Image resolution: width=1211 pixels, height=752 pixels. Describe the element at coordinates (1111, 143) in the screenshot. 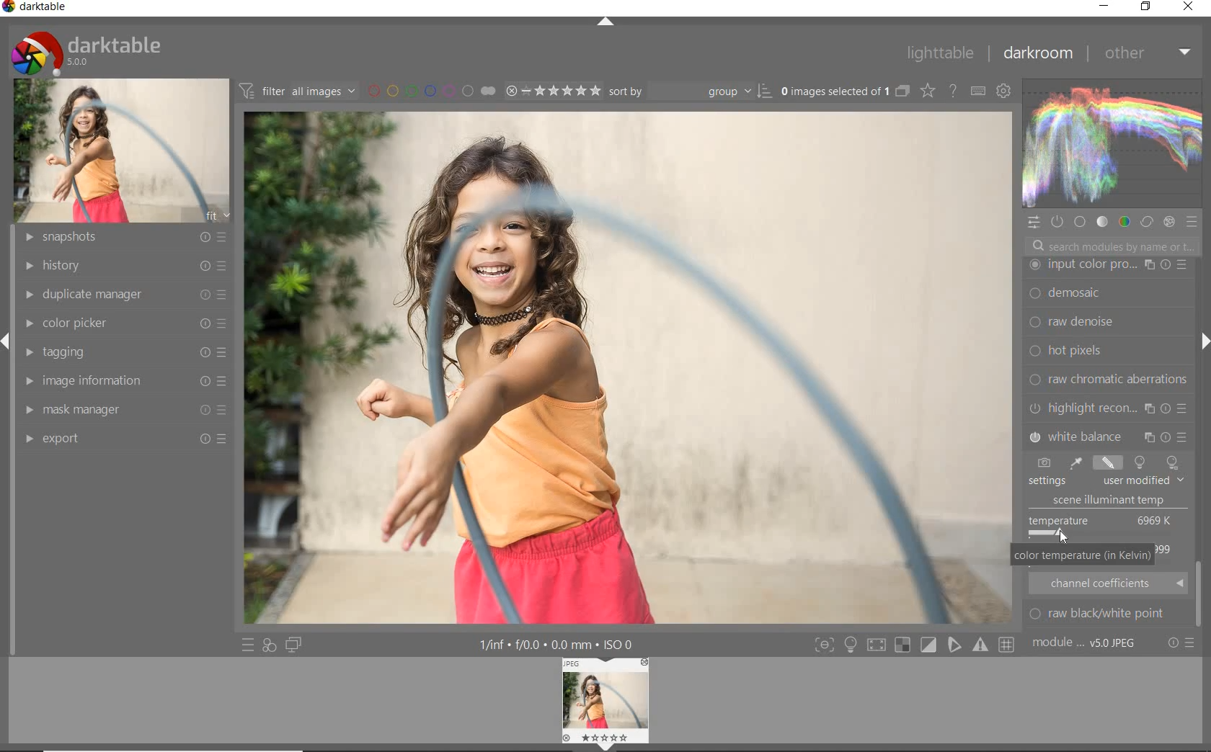

I see `waveform` at that location.